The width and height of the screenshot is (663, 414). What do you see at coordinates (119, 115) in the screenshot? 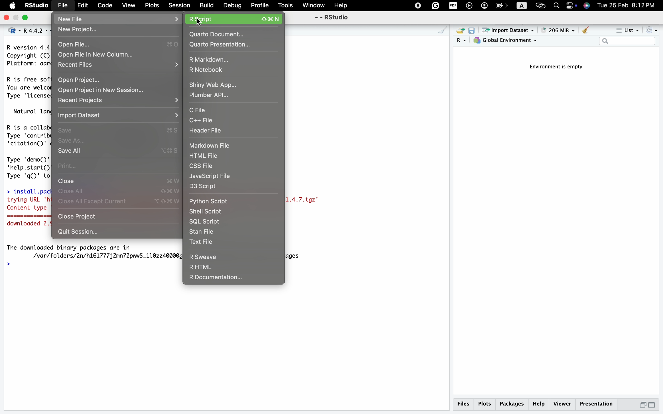
I see `import dataset` at bounding box center [119, 115].